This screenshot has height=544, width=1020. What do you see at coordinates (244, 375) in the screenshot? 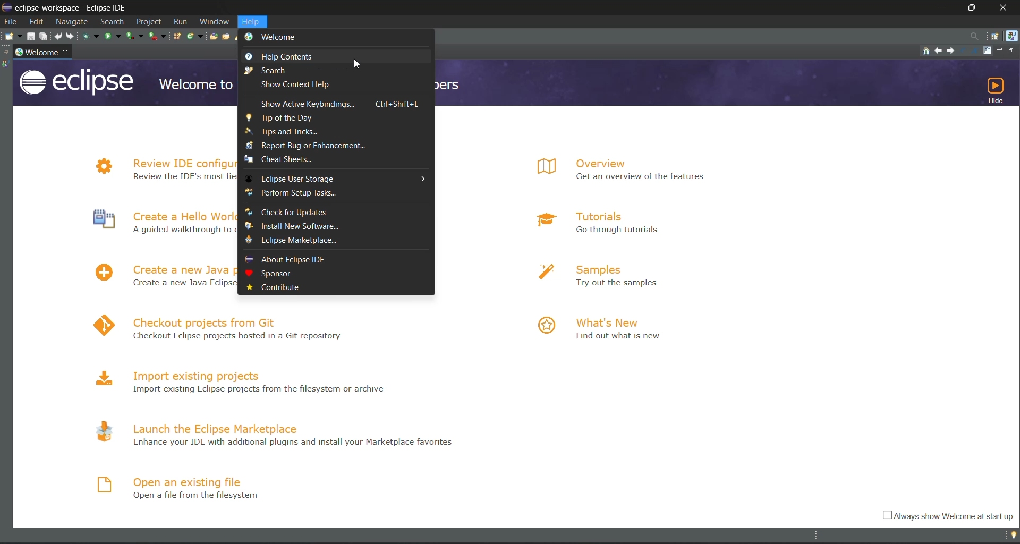
I see `import existing projects` at bounding box center [244, 375].